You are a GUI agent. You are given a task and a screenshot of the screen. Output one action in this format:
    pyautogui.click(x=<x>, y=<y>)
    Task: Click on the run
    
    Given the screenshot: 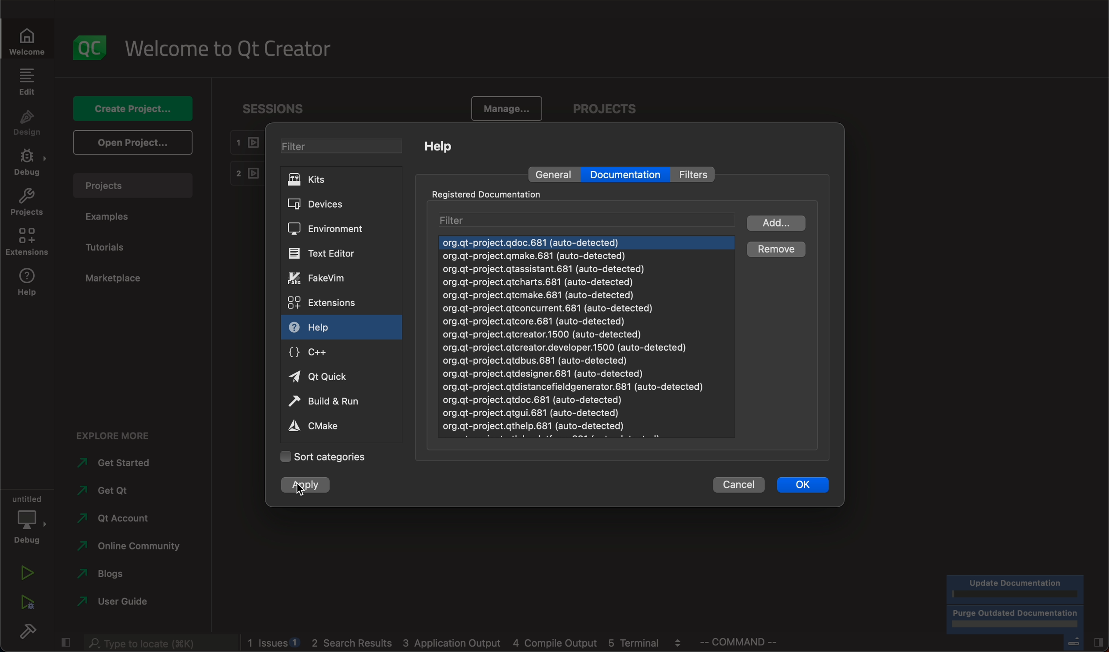 What is the action you would take?
    pyautogui.click(x=27, y=572)
    